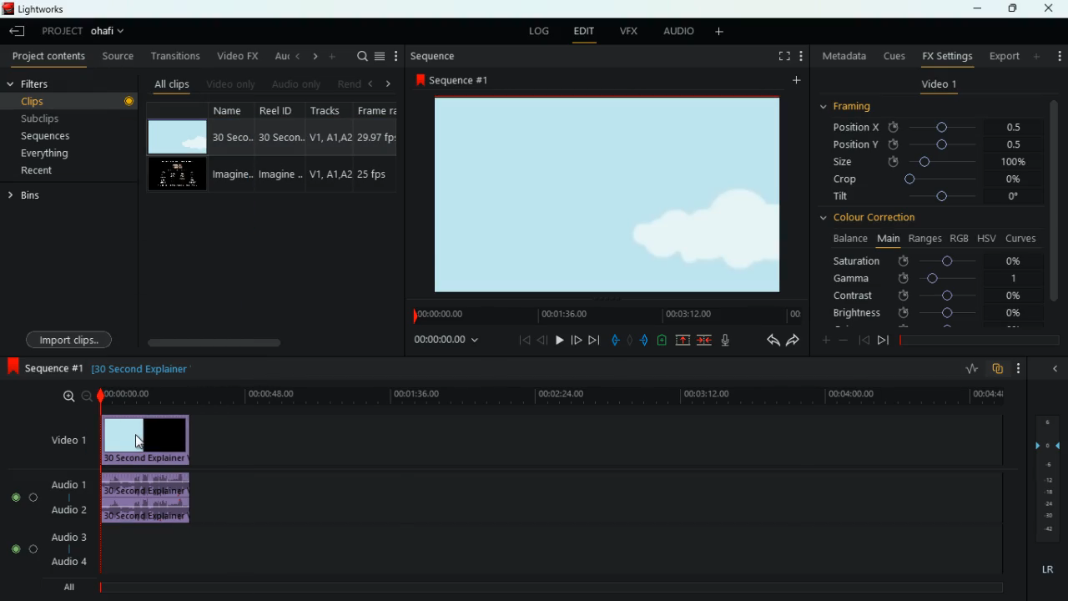  I want to click on minus, so click(844, 340).